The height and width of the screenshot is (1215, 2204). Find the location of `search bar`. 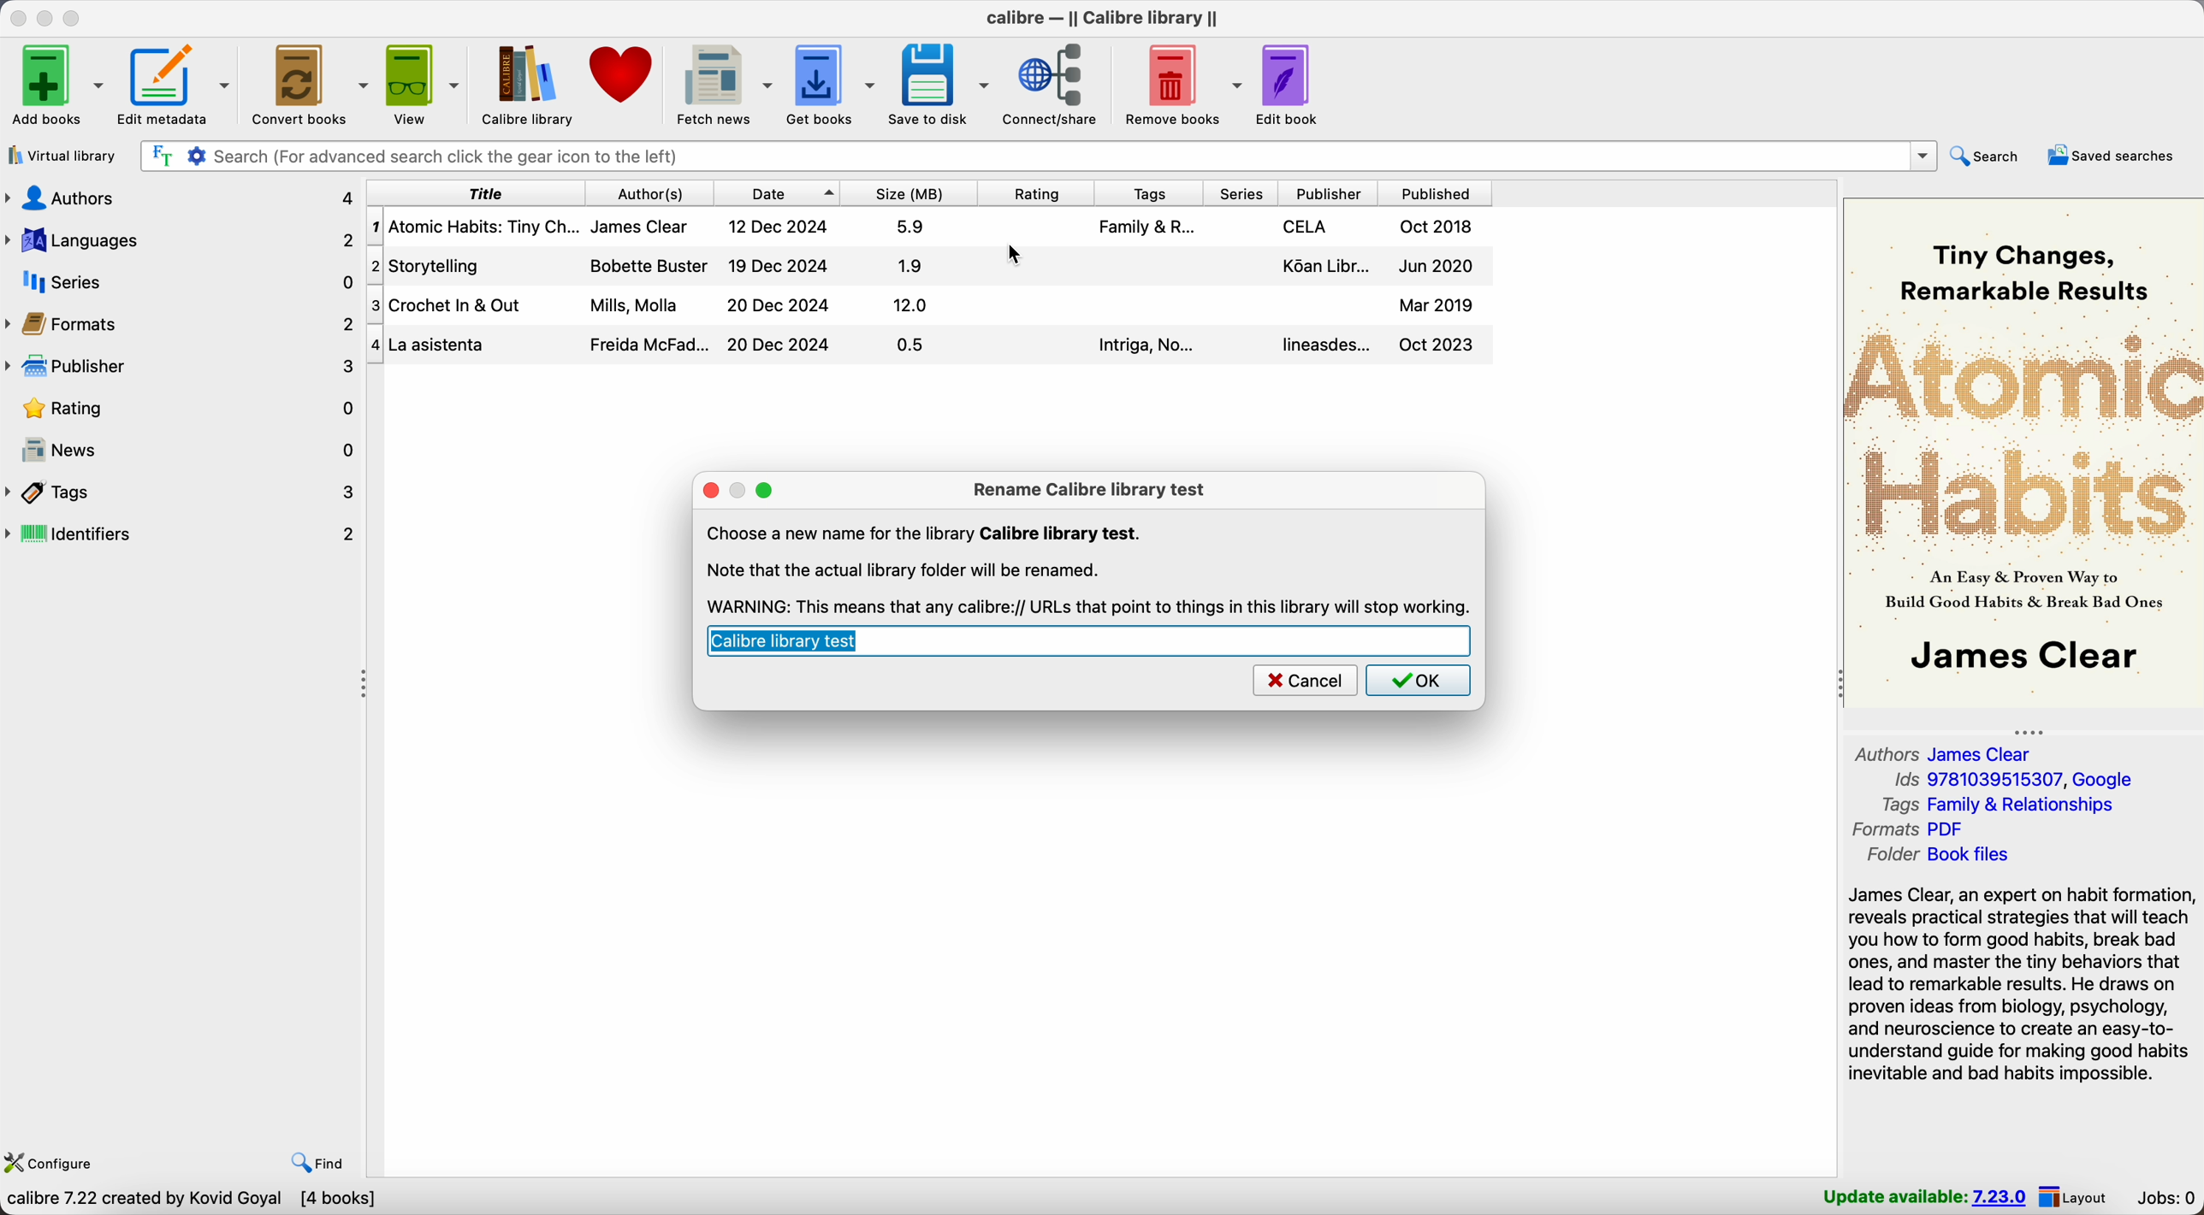

search bar is located at coordinates (1037, 155).